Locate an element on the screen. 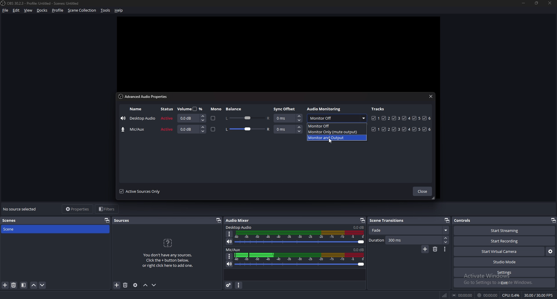 Image resolution: width=557 pixels, height=299 pixels. ObS 30.2.3 - Profile: Untitled - Scenes: Untitled is located at coordinates (46, 2).